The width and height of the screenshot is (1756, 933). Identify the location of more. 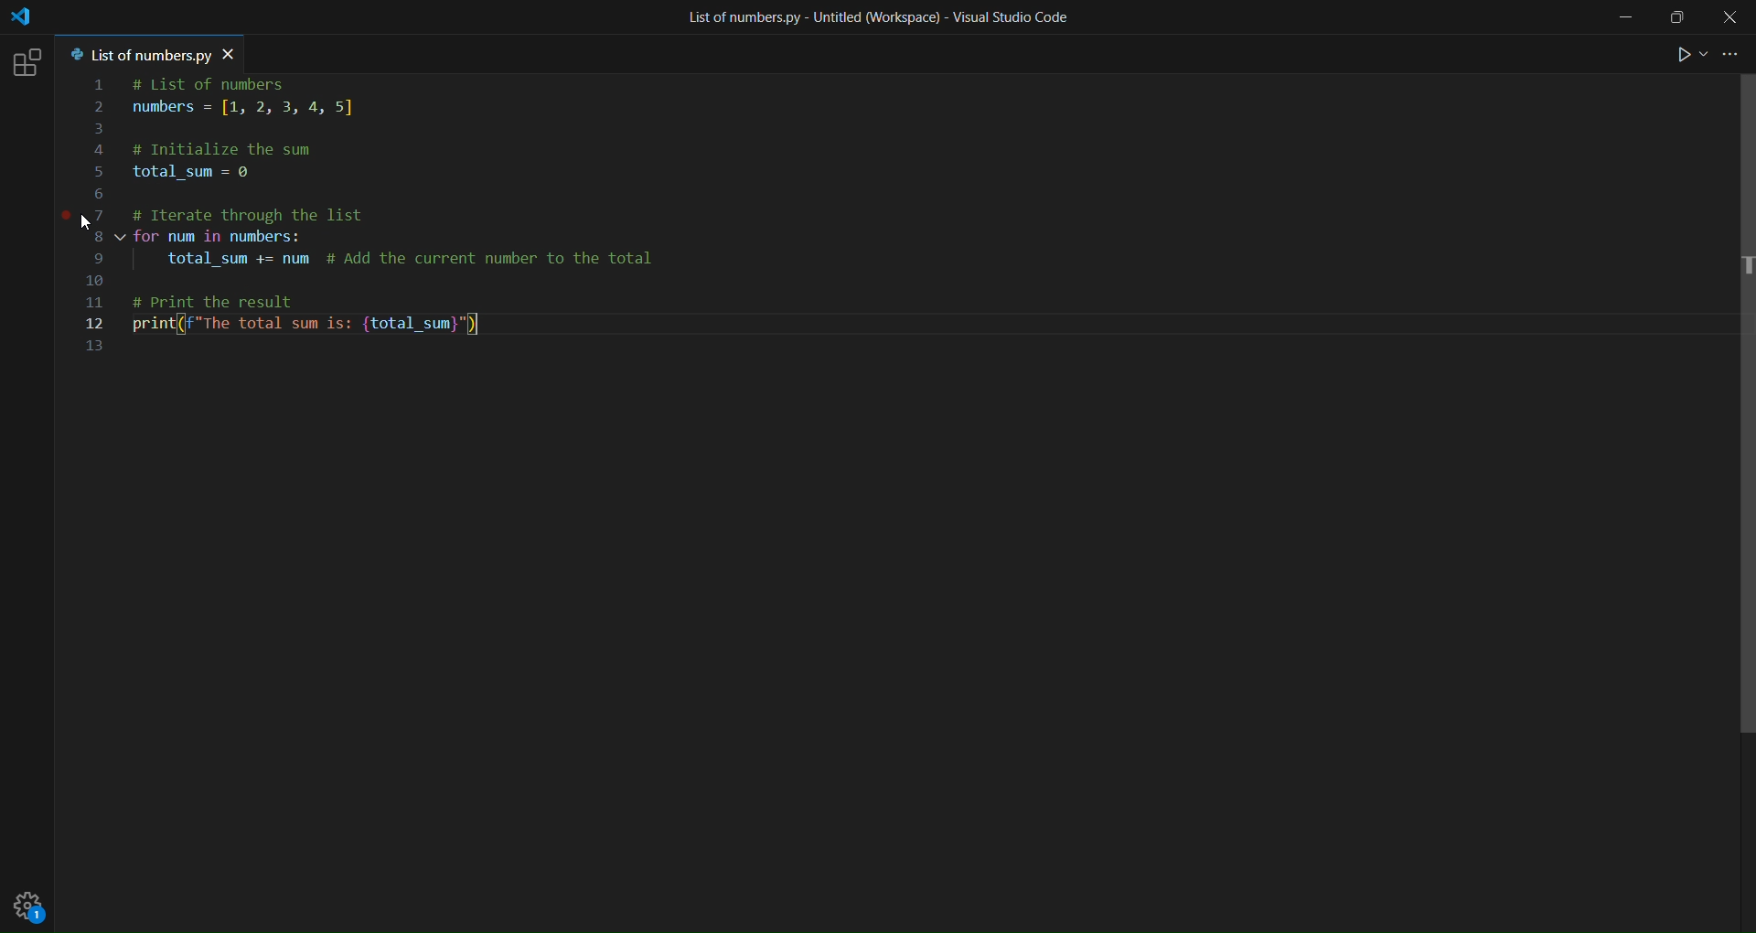
(1730, 56).